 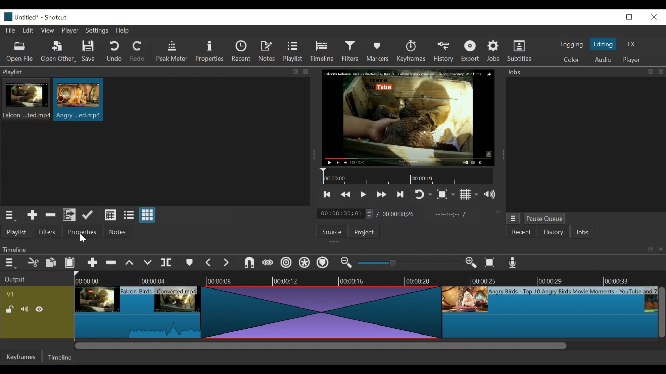 I want to click on Append, so click(x=93, y=264).